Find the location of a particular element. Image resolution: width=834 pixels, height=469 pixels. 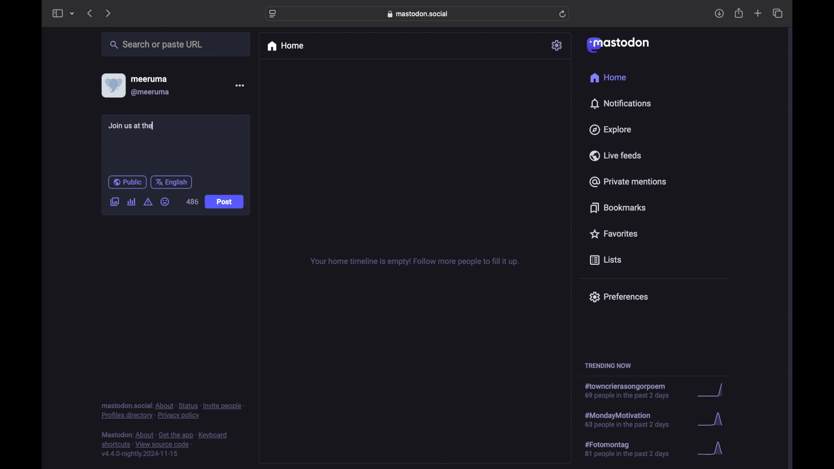

graph is located at coordinates (713, 449).